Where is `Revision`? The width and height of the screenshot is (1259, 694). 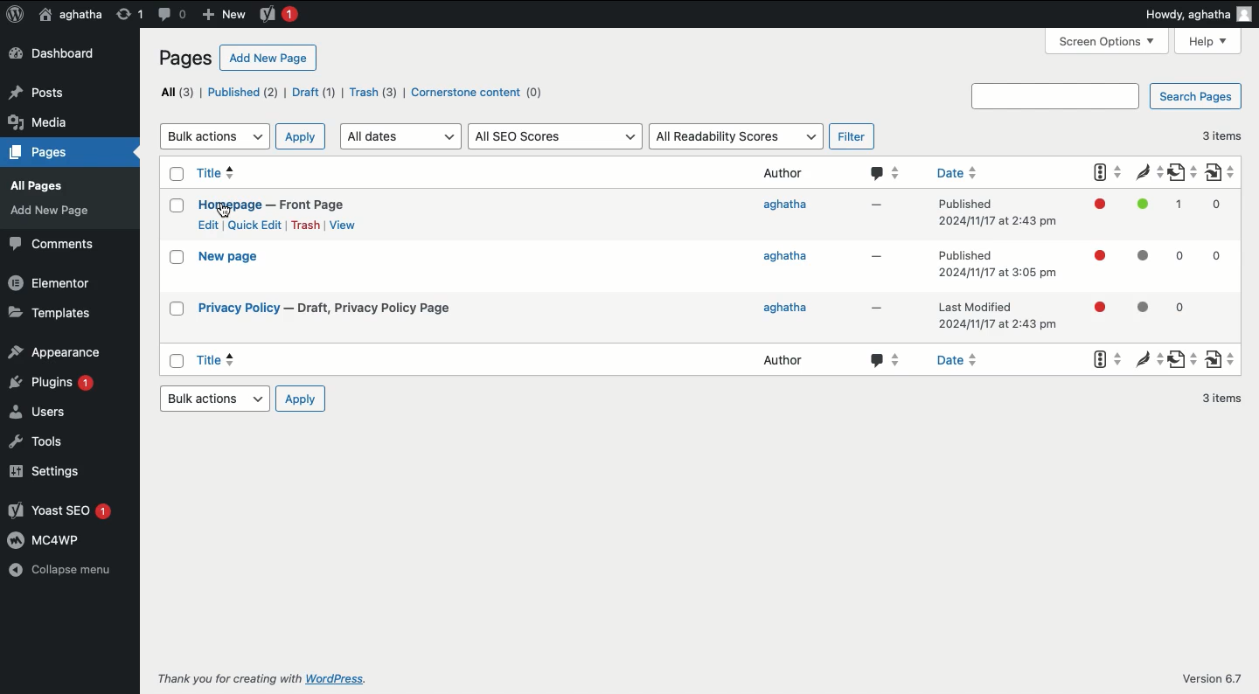 Revision is located at coordinates (126, 14).